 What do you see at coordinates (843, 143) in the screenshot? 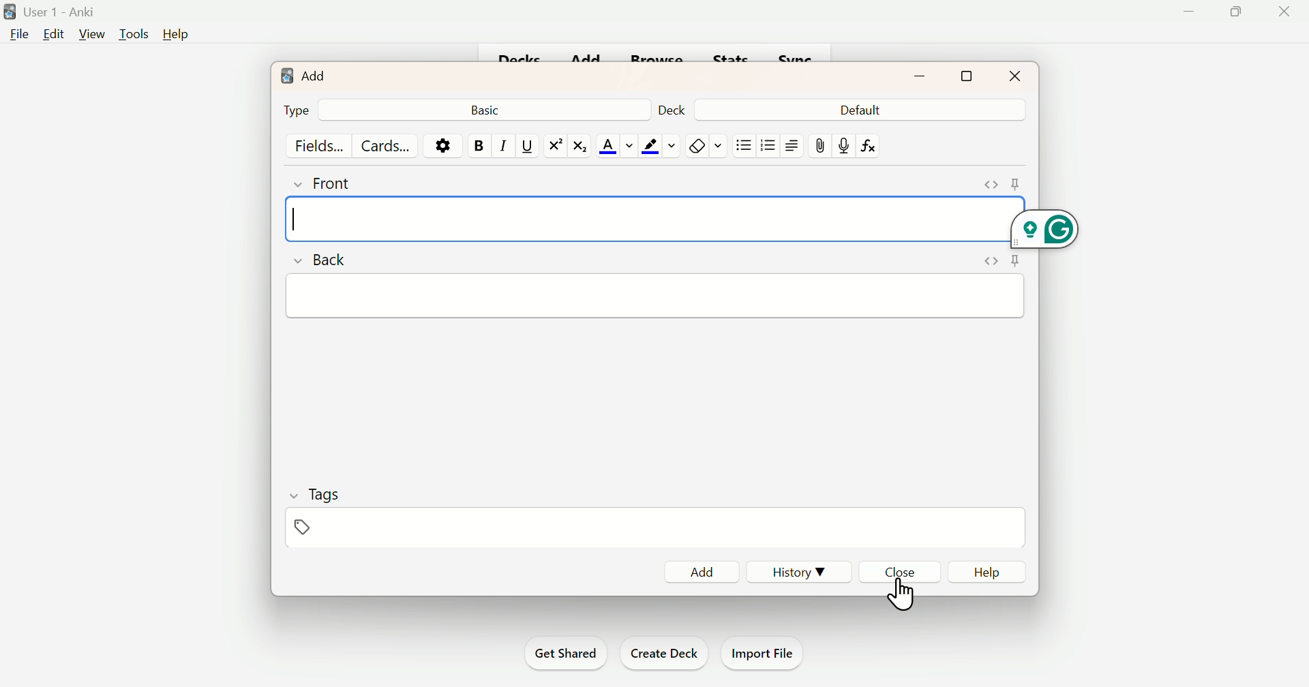
I see `Mic` at bounding box center [843, 143].